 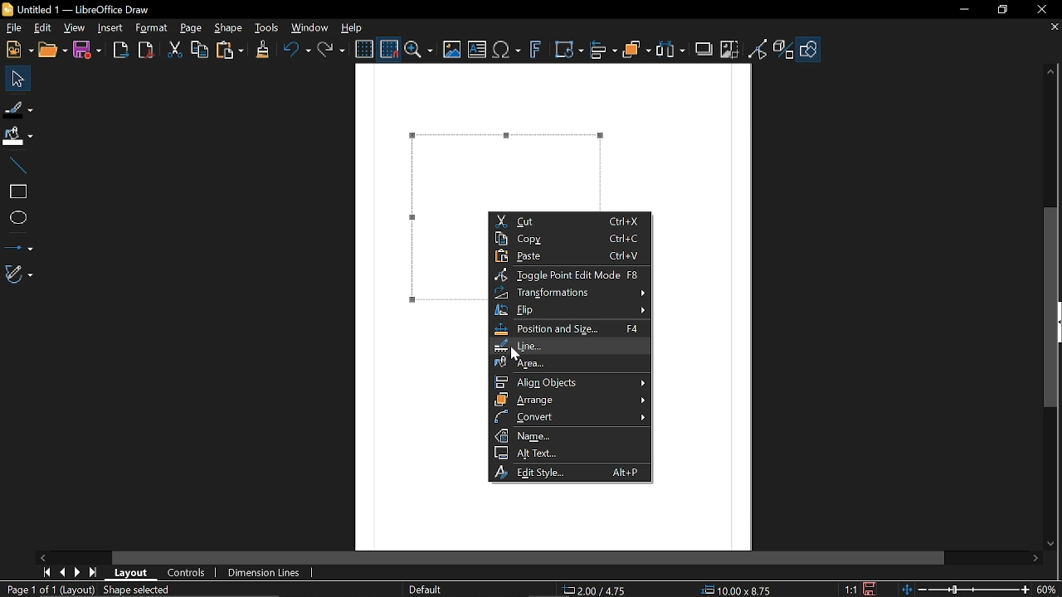 I want to click on Position, so click(x=597, y=590).